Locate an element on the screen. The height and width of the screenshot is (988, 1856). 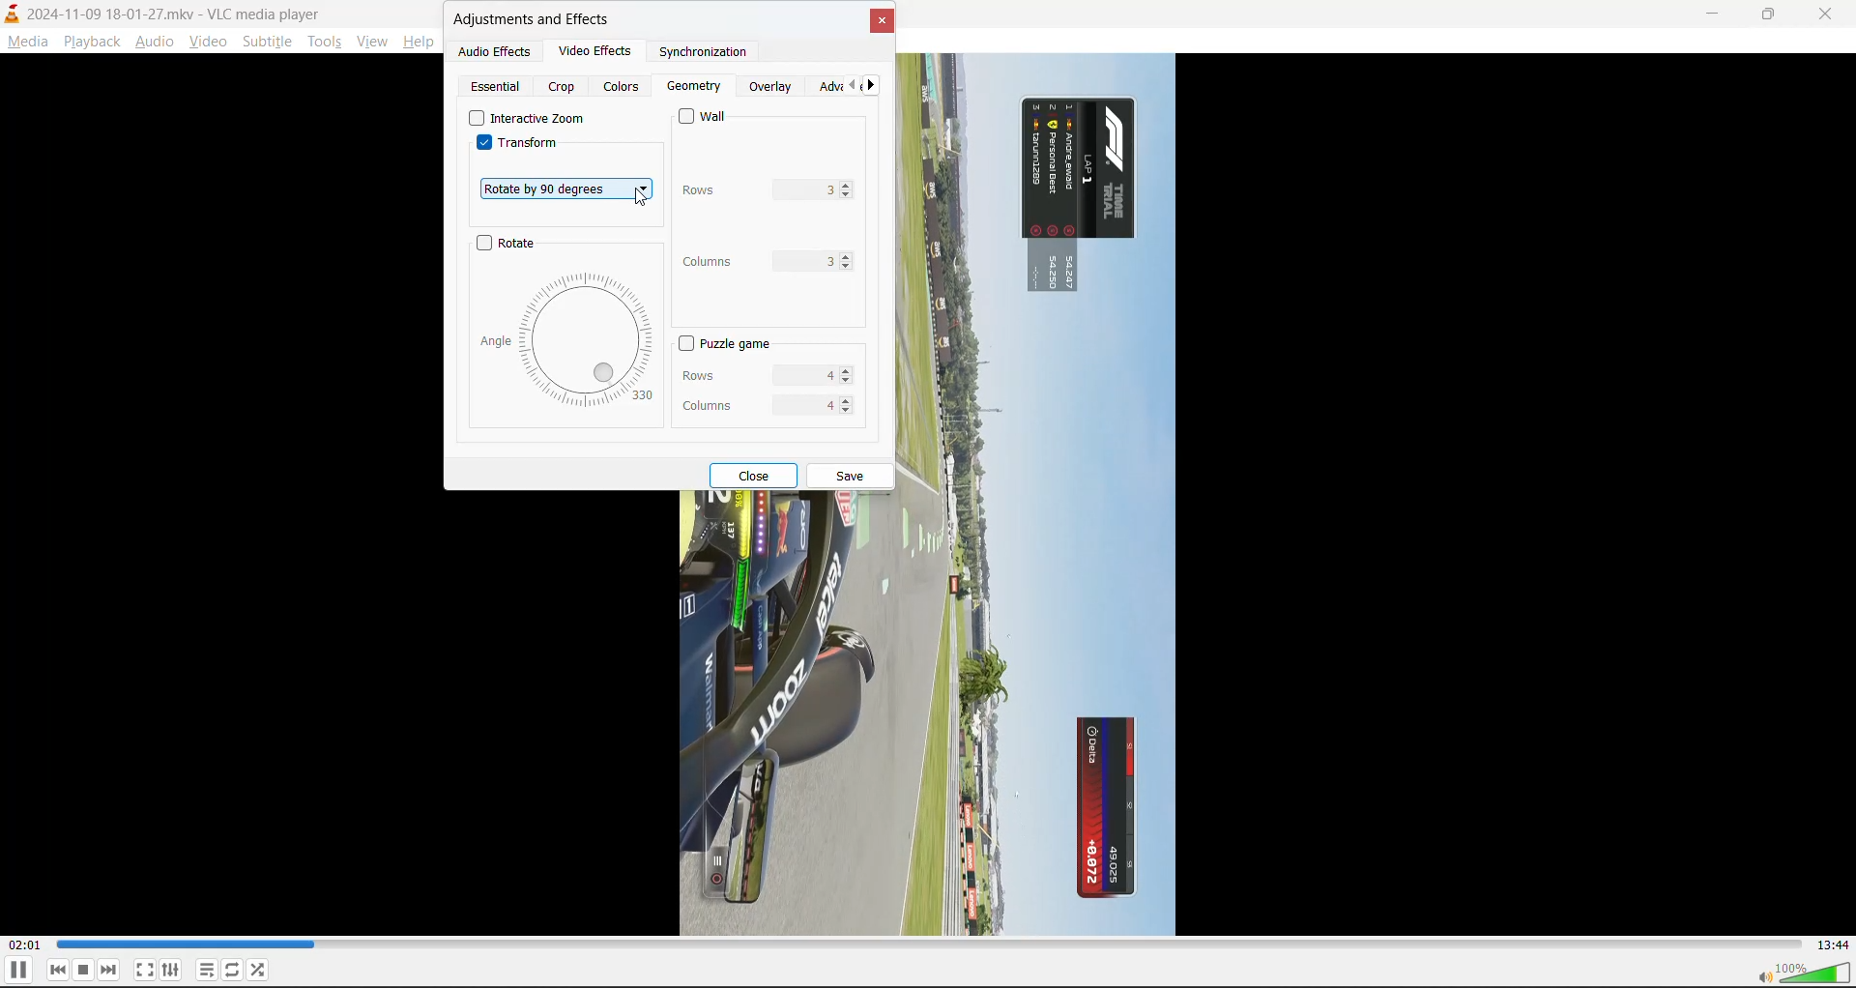
random is located at coordinates (259, 969).